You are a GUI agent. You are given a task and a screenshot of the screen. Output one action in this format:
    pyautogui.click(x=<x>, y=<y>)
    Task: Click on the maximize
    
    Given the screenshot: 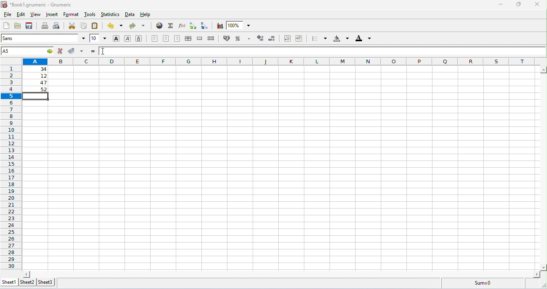 What is the action you would take?
    pyautogui.click(x=520, y=4)
    